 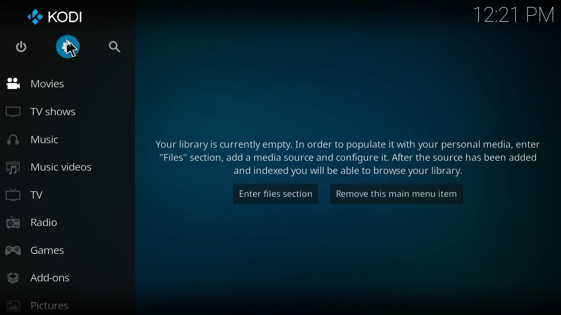 I want to click on music videos, so click(x=64, y=168).